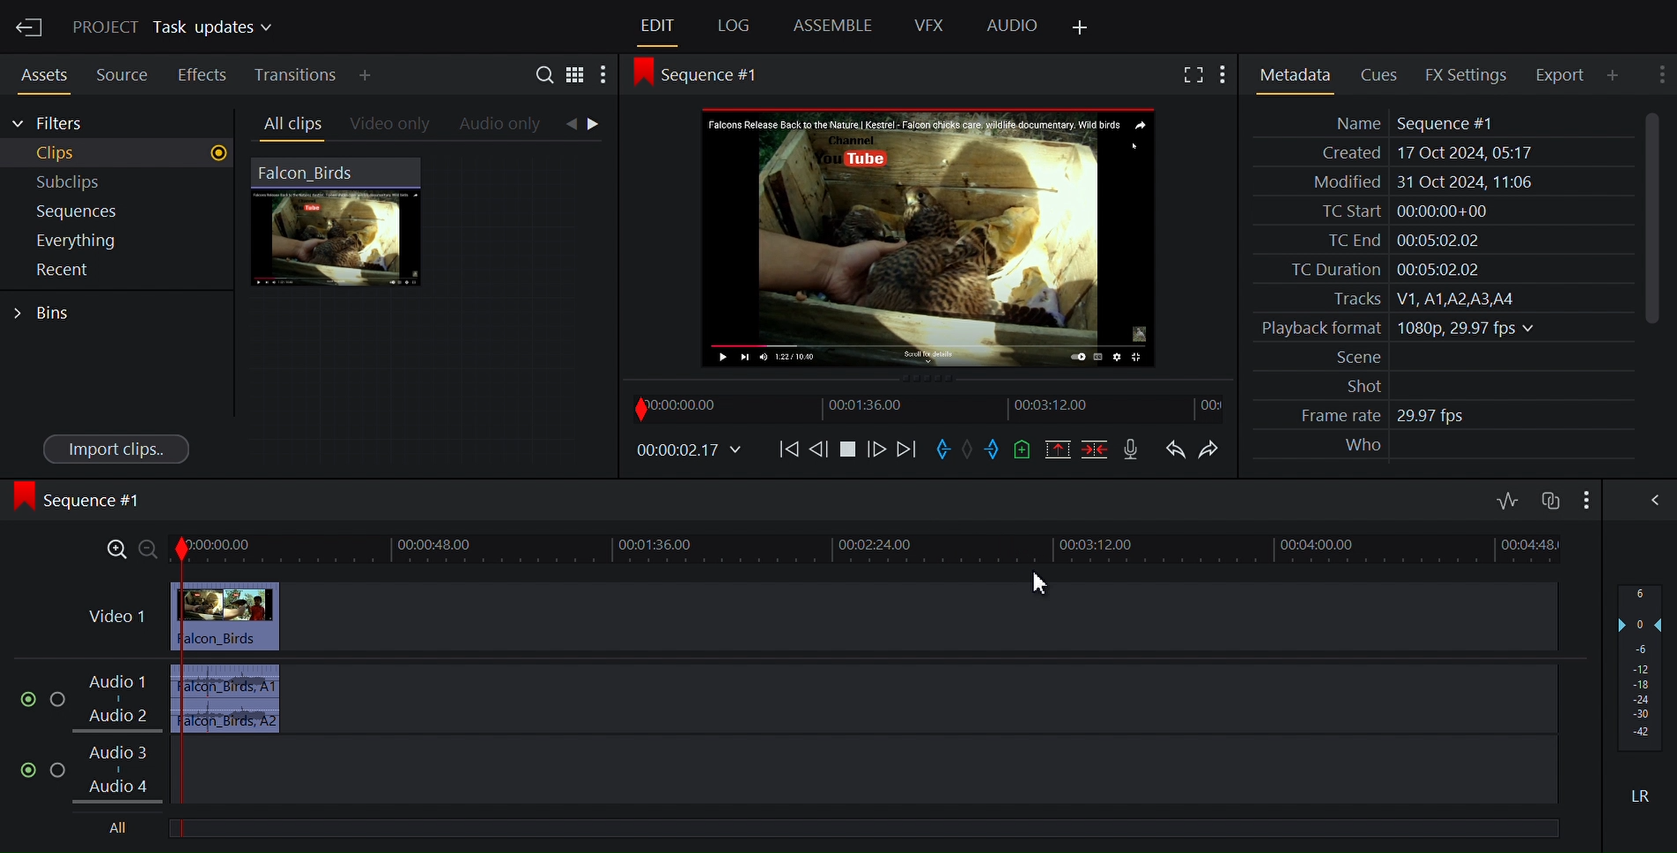 The height and width of the screenshot is (853, 1677). I want to click on Log, so click(731, 26).